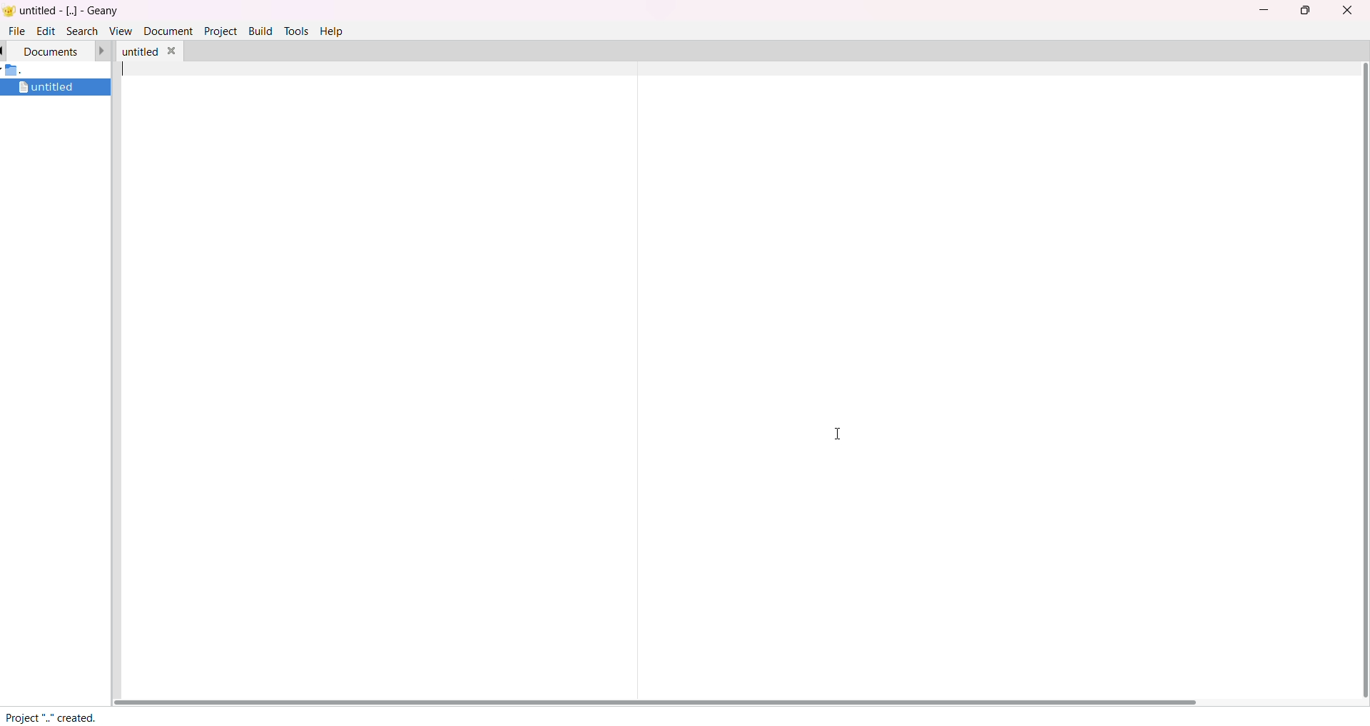  I want to click on documents, so click(52, 51).